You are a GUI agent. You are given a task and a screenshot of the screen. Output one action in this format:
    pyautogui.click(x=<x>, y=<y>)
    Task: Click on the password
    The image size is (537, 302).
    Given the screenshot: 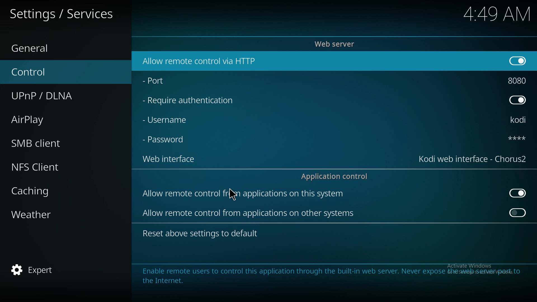 What is the action you would take?
    pyautogui.click(x=515, y=139)
    